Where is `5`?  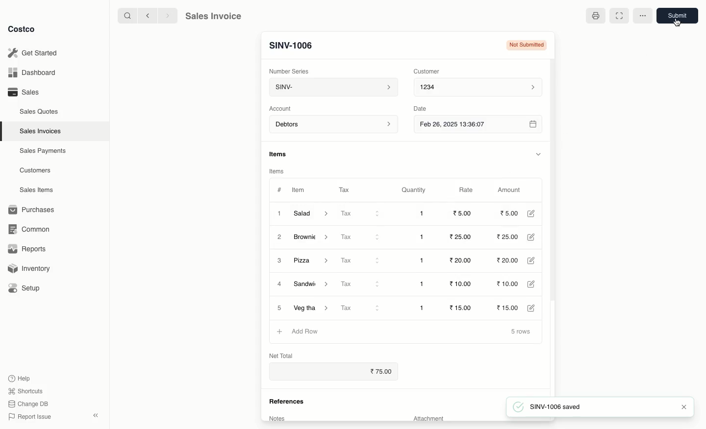
5 is located at coordinates (279, 307).